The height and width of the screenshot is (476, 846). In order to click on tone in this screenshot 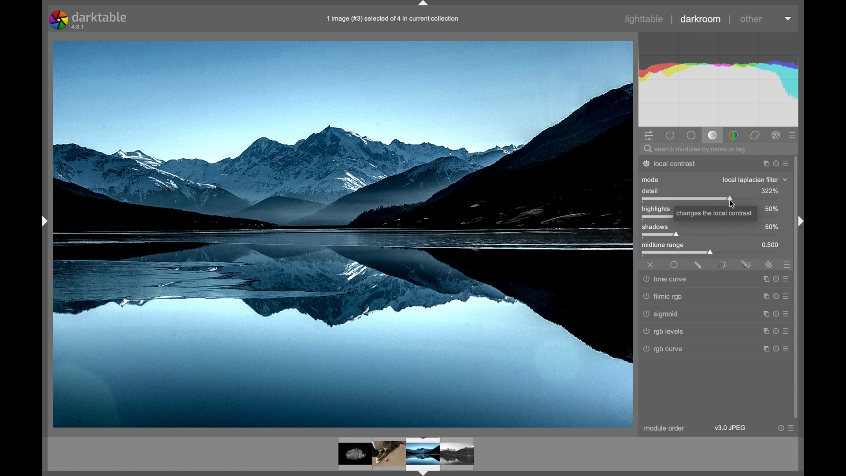, I will do `click(712, 135)`.